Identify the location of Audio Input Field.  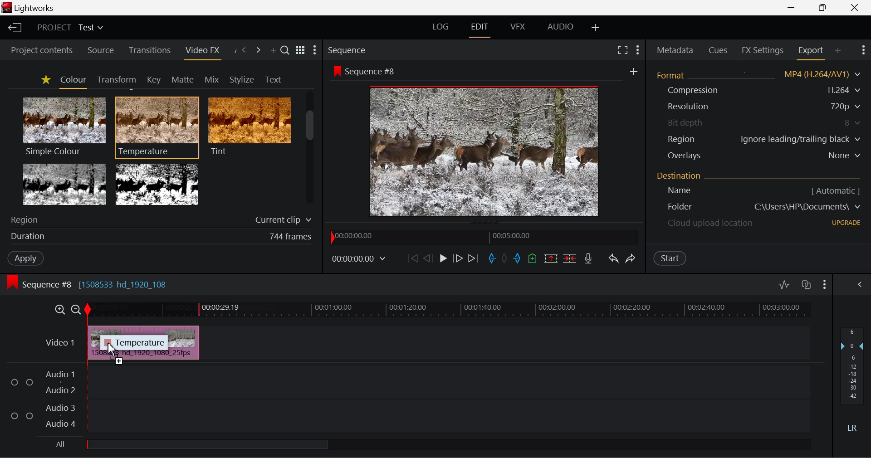
(445, 398).